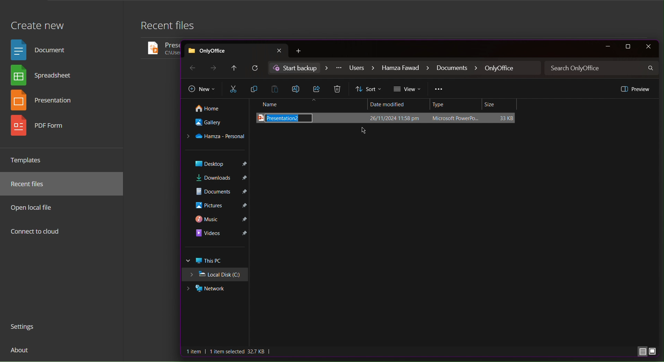  I want to click on Next, so click(214, 68).